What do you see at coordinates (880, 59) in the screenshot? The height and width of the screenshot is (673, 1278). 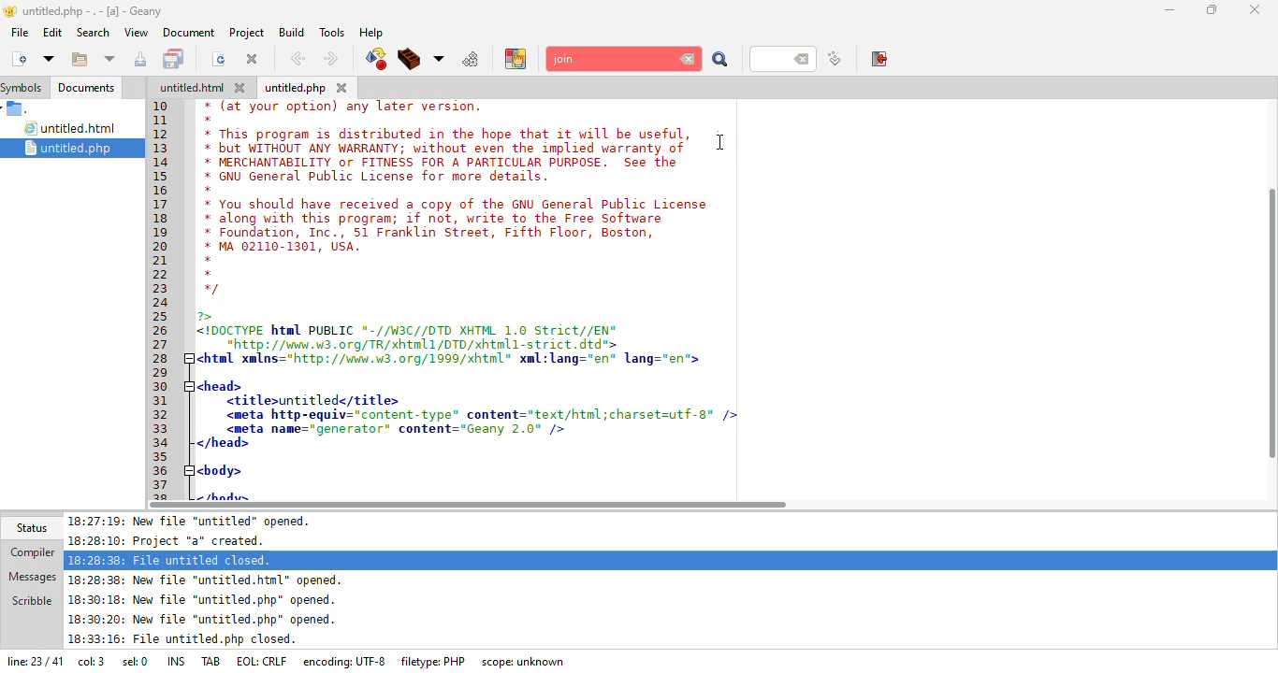 I see `exit` at bounding box center [880, 59].